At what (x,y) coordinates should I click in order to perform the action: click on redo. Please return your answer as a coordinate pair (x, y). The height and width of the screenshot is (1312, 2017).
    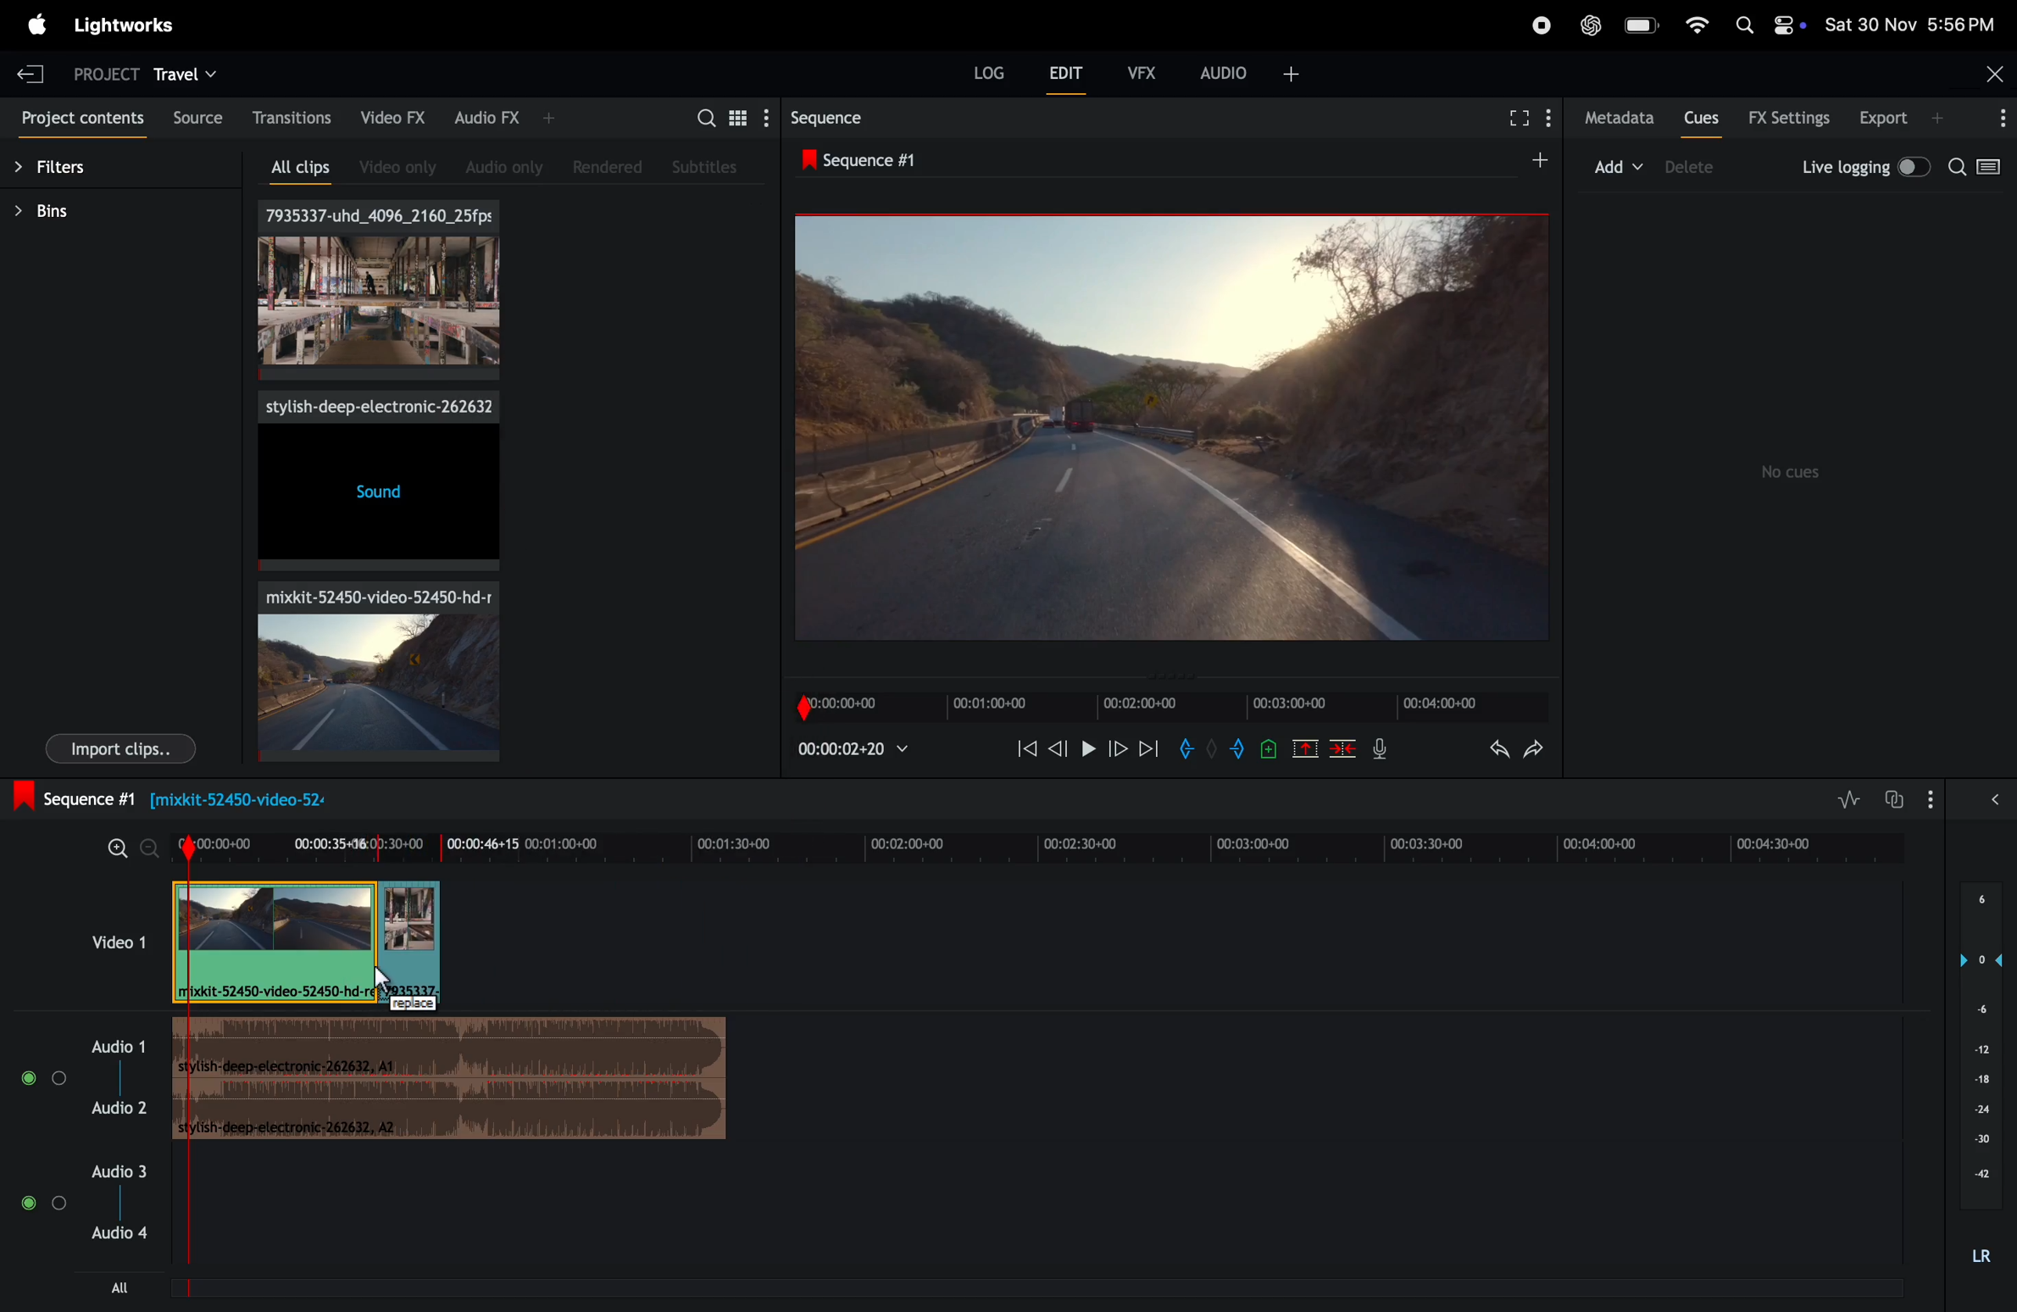
    Looking at the image, I should click on (1533, 751).